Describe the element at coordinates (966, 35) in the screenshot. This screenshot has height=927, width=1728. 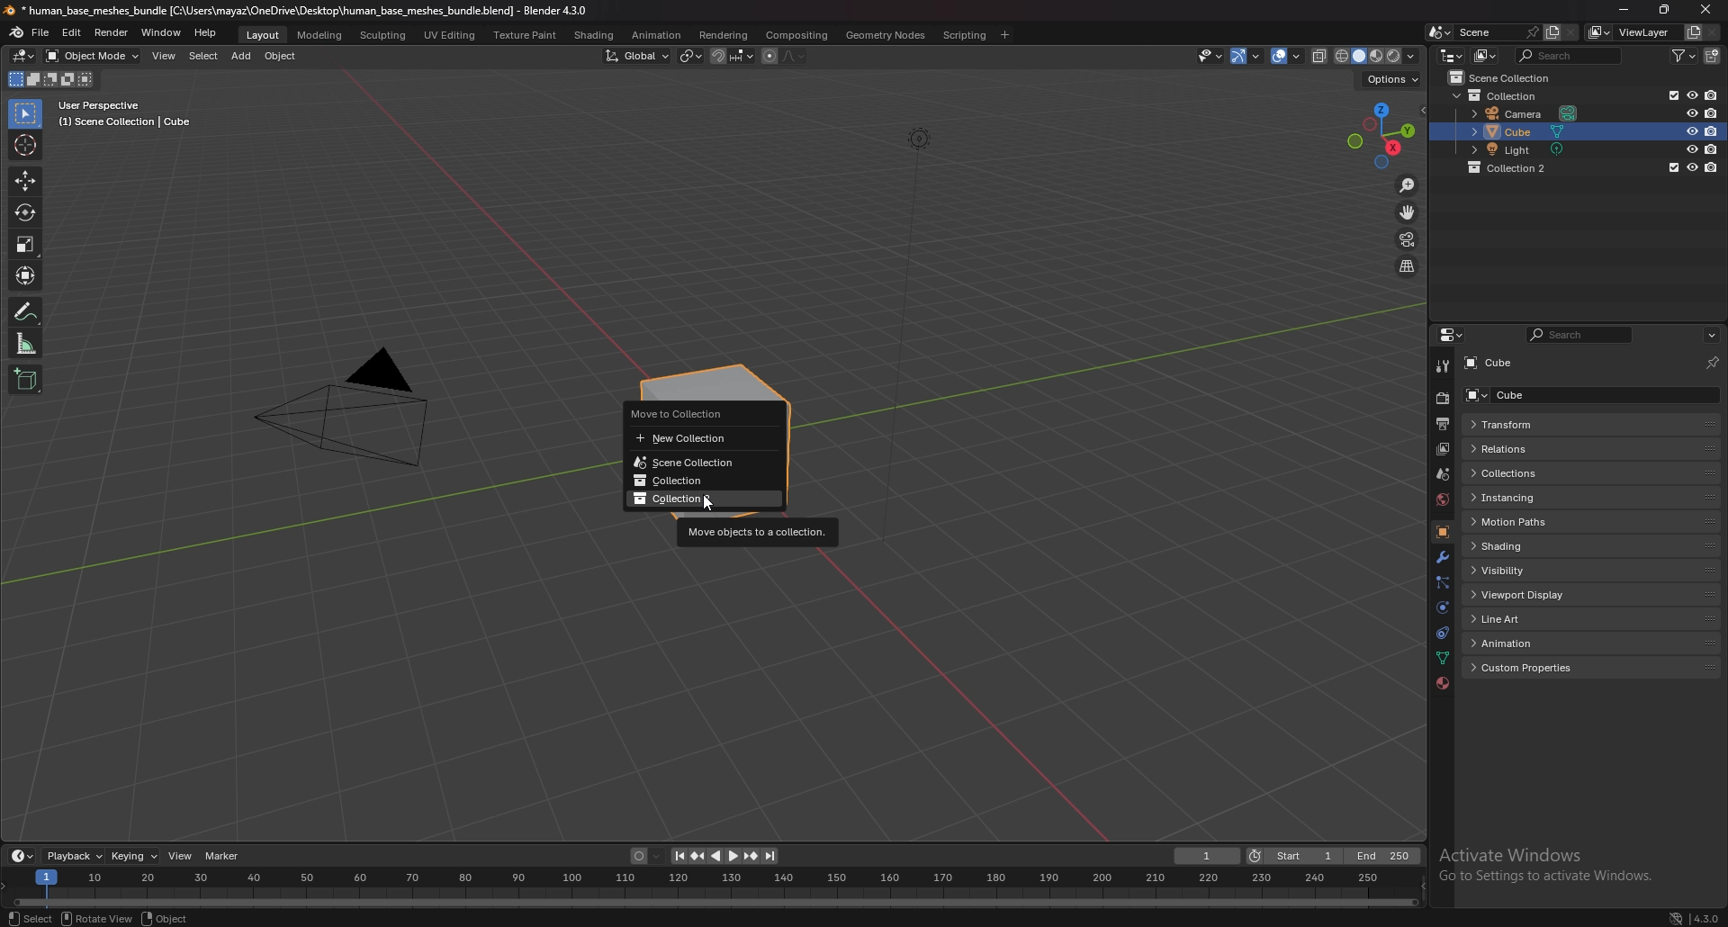
I see `scripting` at that location.